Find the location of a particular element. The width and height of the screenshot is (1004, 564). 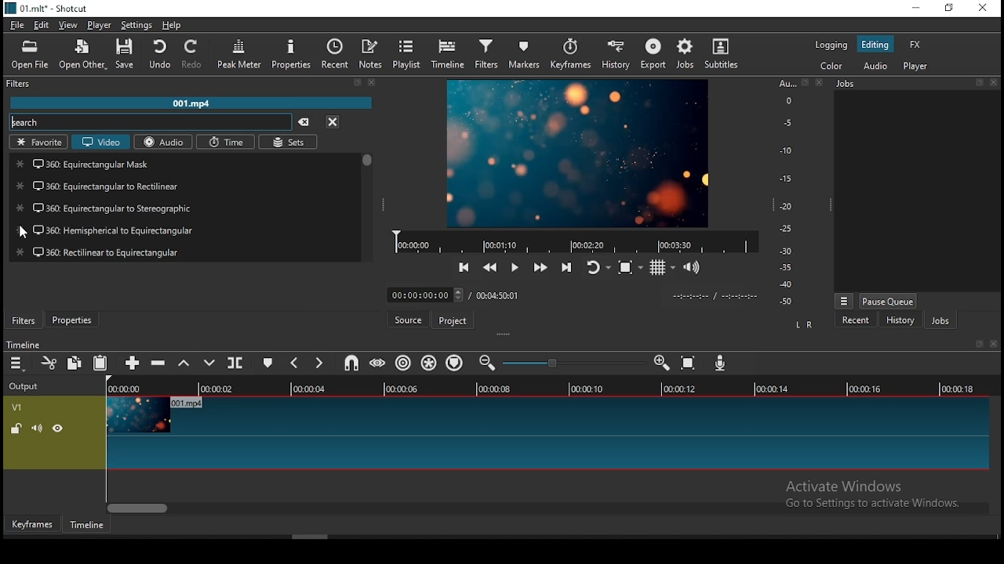

show volume control is located at coordinates (694, 266).